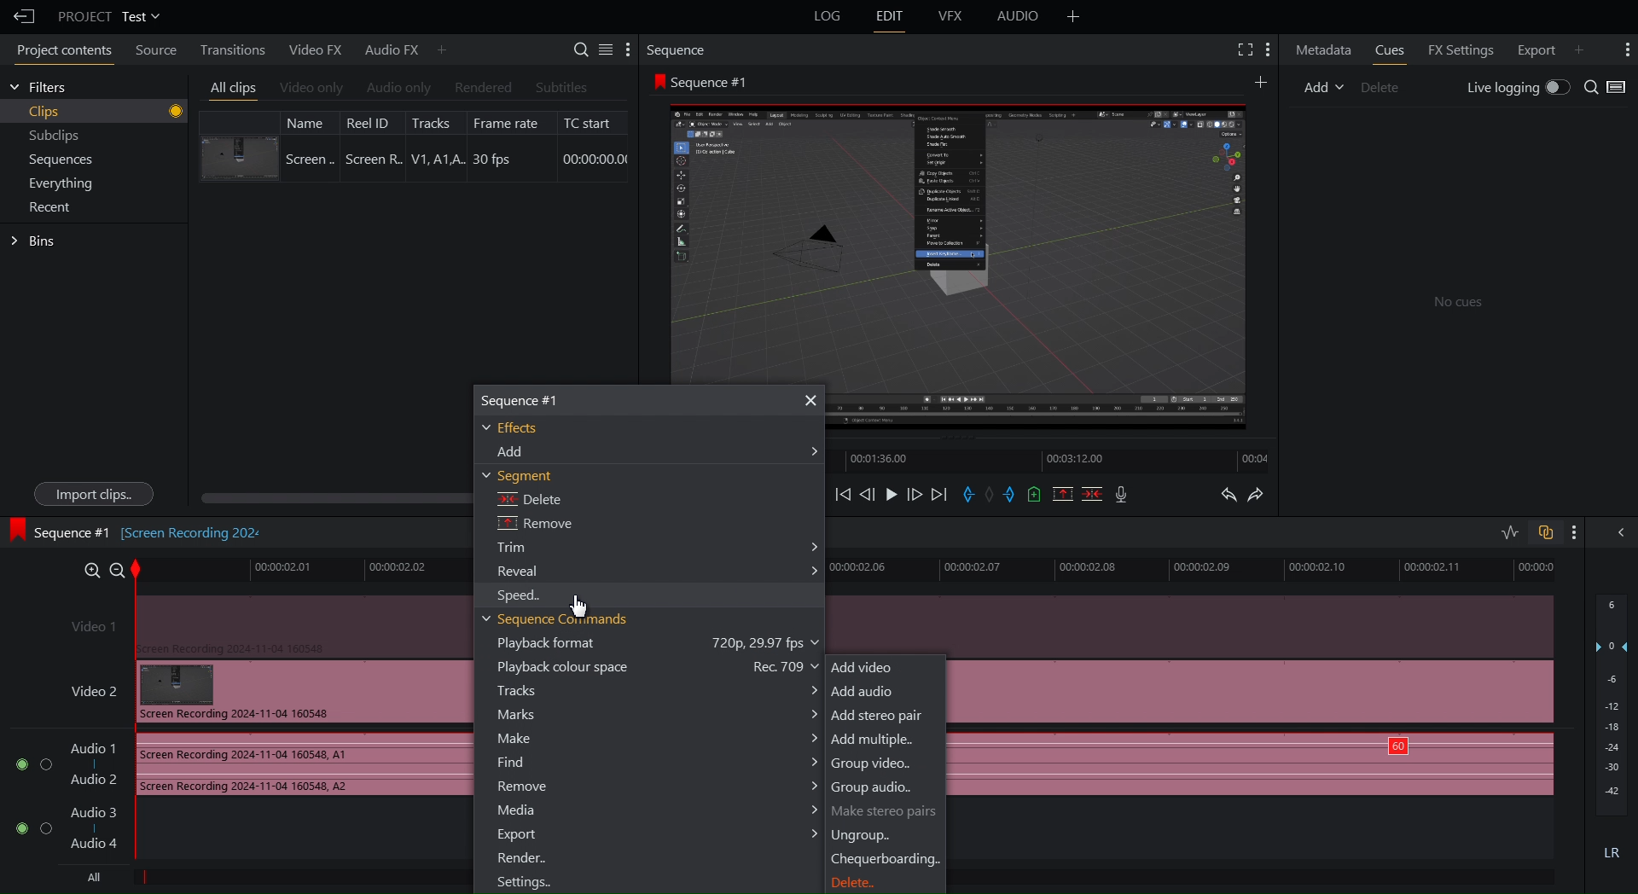 This screenshot has height=894, width=1638. Describe the element at coordinates (152, 52) in the screenshot. I see `Source` at that location.